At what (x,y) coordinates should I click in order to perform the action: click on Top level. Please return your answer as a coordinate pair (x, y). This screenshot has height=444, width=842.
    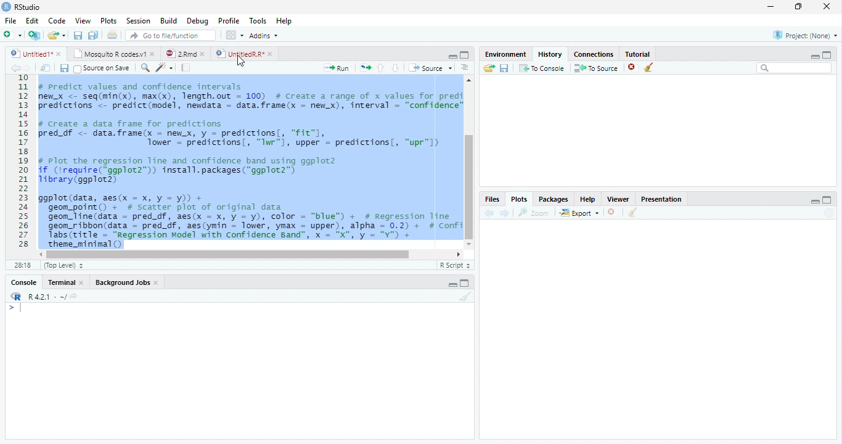
    Looking at the image, I should click on (63, 266).